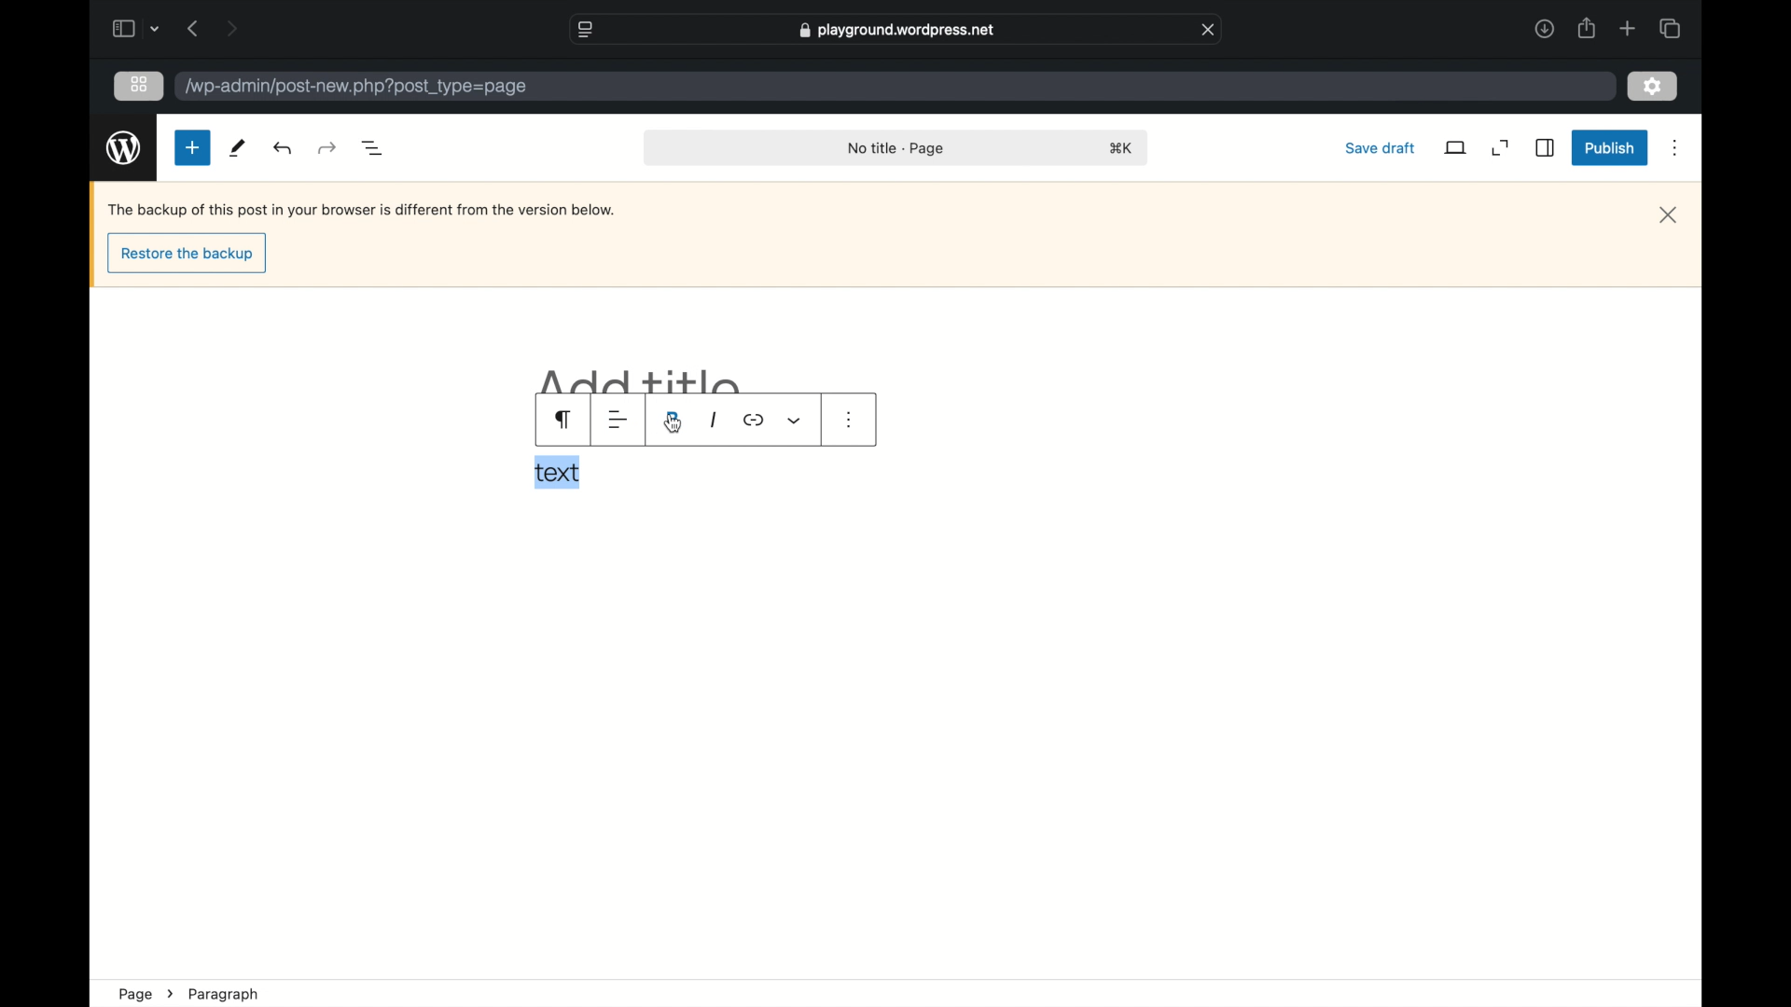  I want to click on website settings, so click(584, 28).